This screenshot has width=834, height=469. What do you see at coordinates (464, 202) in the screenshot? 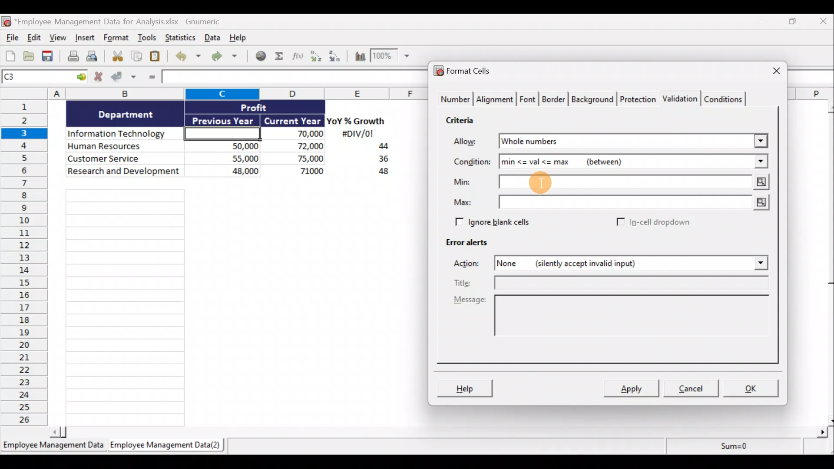
I see `Max:` at bounding box center [464, 202].